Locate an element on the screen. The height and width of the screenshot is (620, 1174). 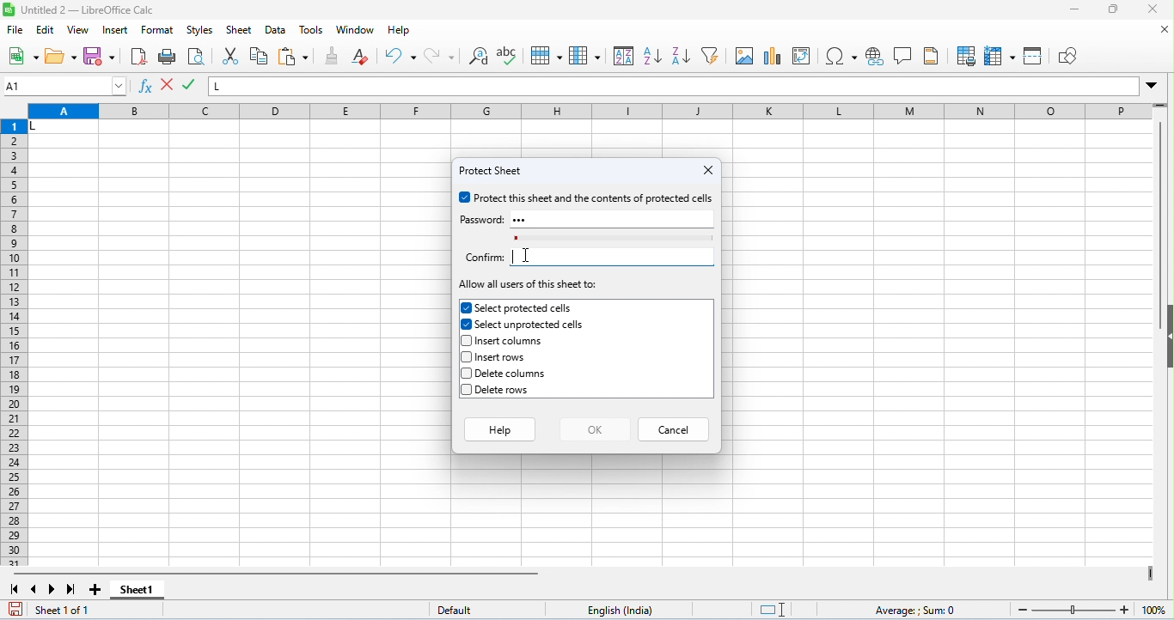
cut is located at coordinates (233, 56).